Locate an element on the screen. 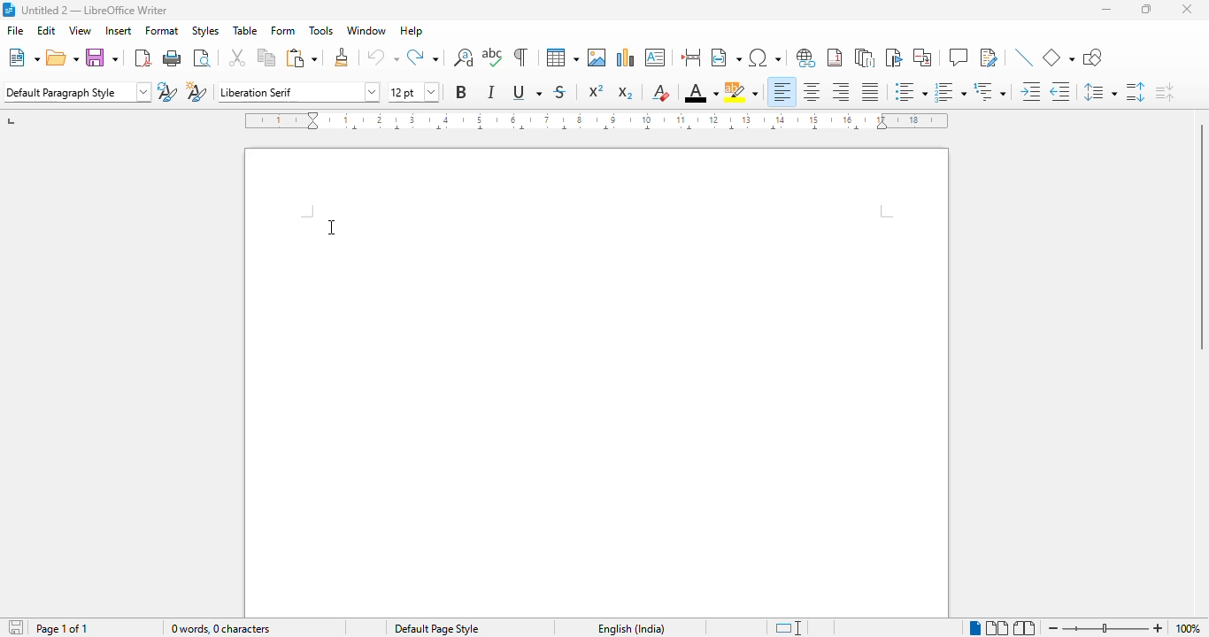  vertical scroll bar is located at coordinates (1198, 237).